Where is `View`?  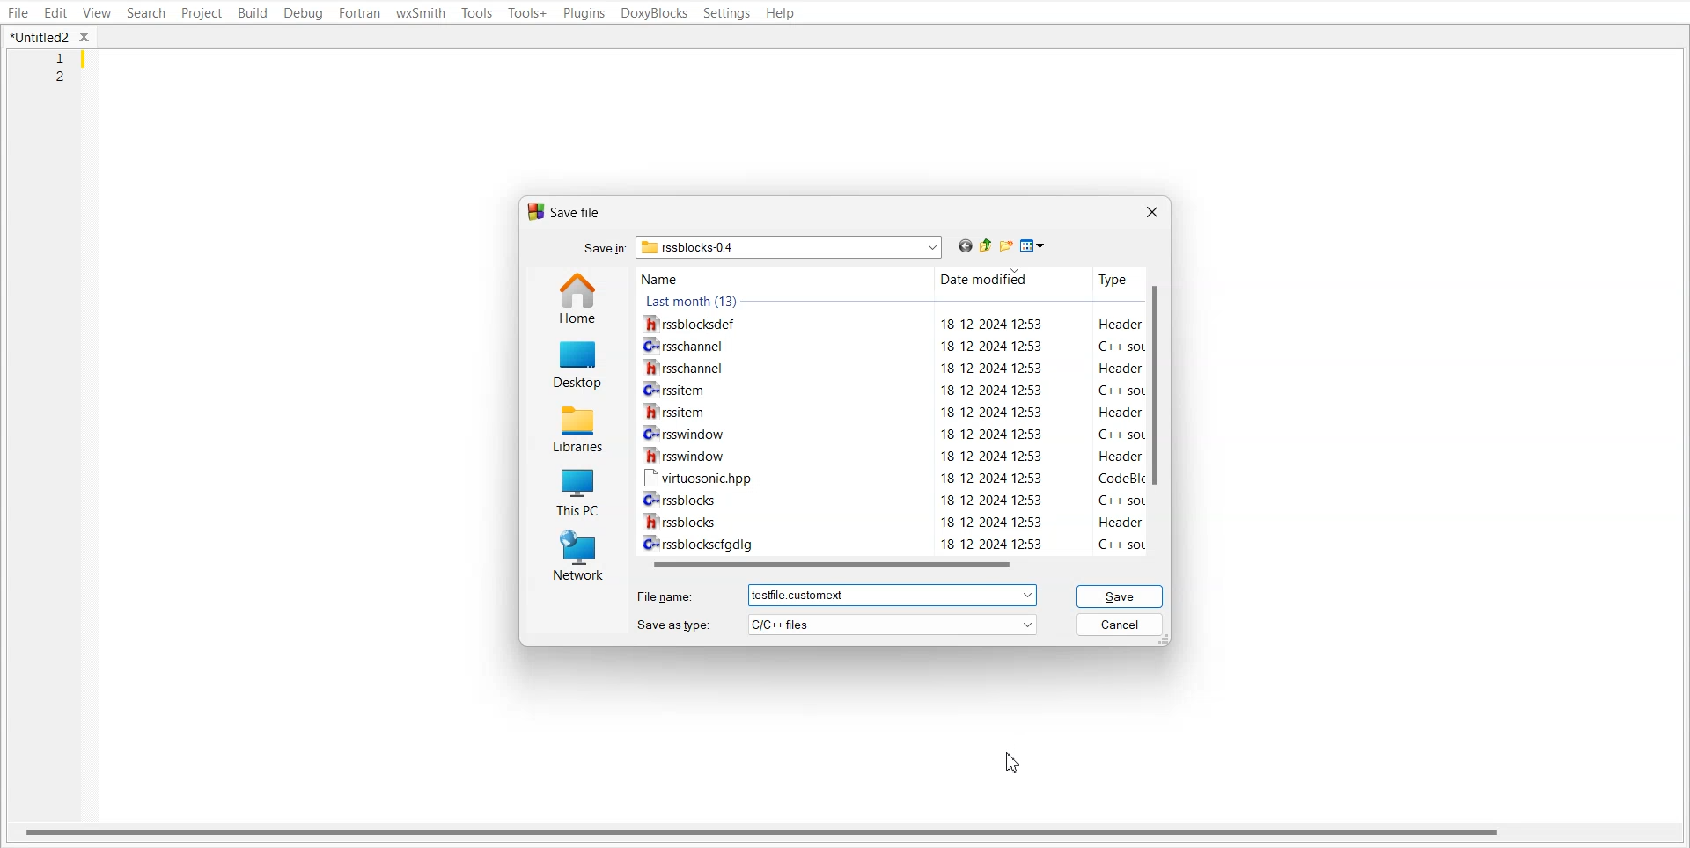 View is located at coordinates (97, 13).